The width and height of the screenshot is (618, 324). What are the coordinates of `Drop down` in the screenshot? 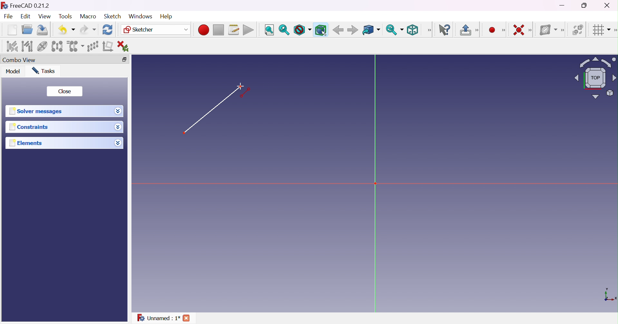 It's located at (119, 144).